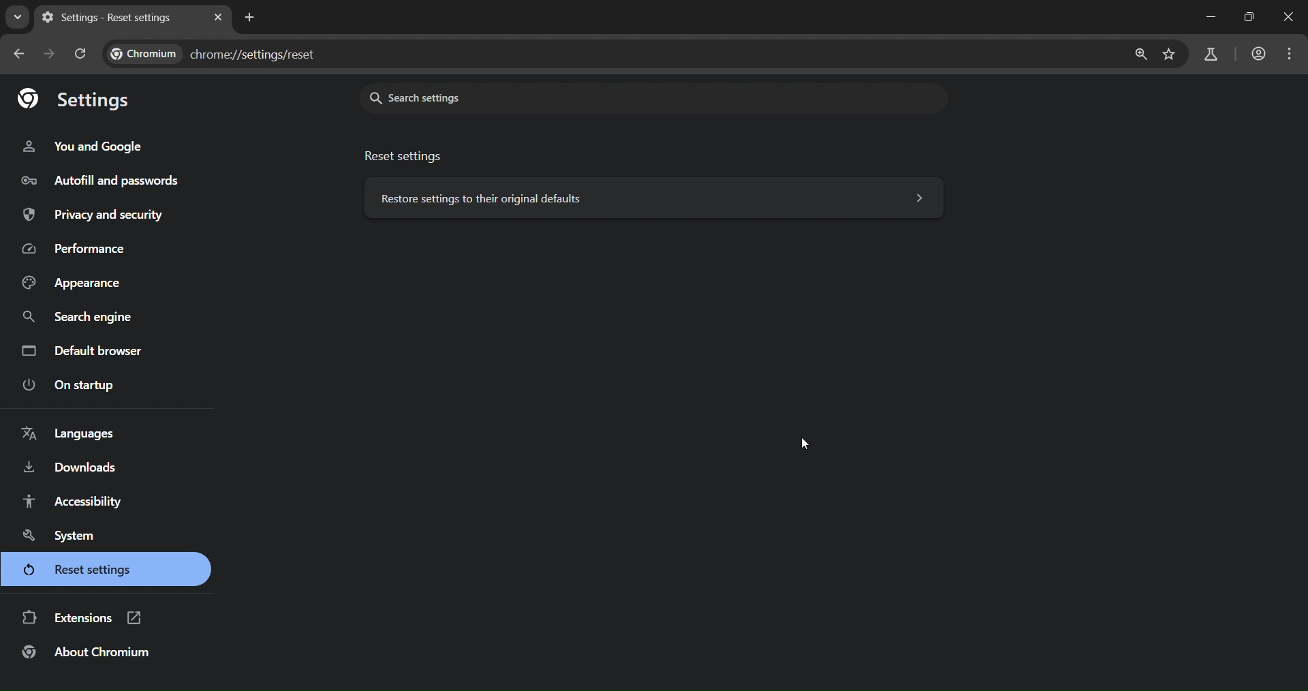 Image resolution: width=1308 pixels, height=691 pixels. Describe the element at coordinates (115, 179) in the screenshot. I see `autofill and passwords` at that location.